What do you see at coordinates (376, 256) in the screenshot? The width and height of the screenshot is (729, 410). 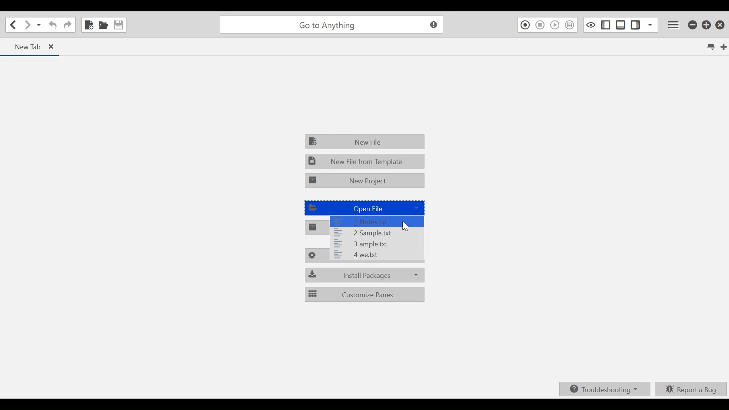 I see `4 we.txt` at bounding box center [376, 256].